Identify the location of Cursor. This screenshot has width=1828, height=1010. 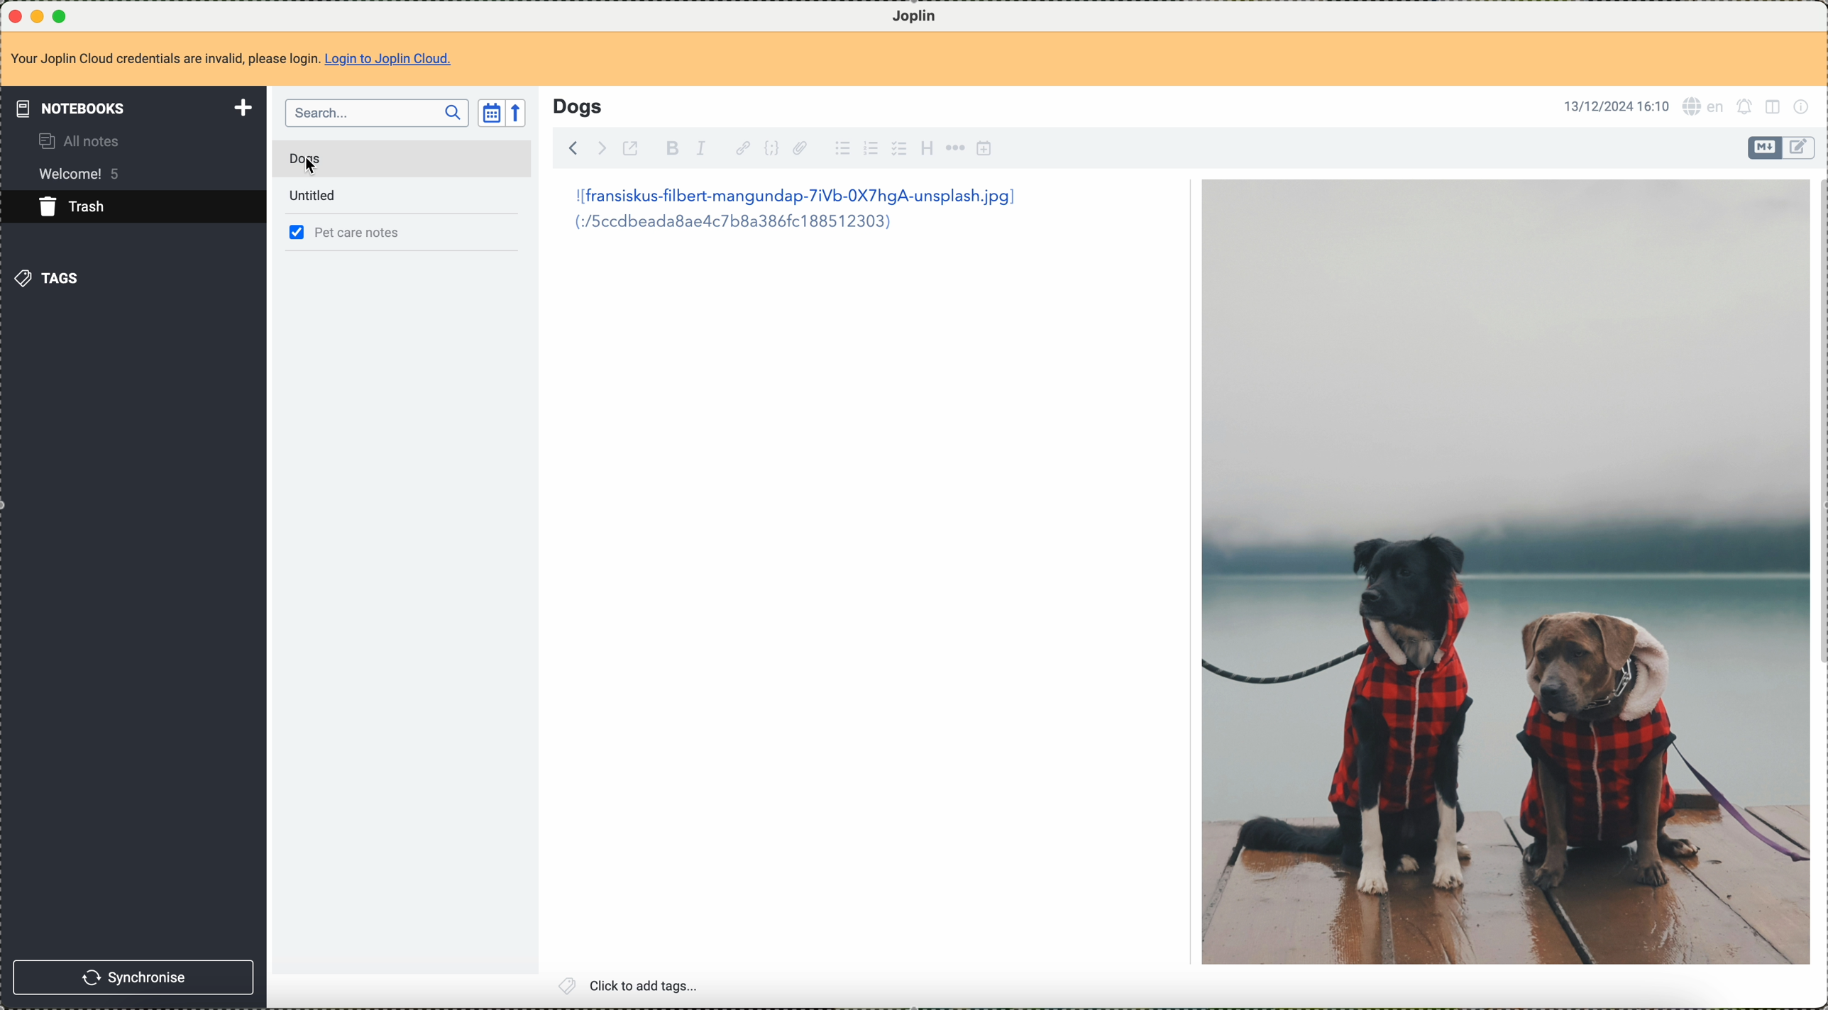
(309, 167).